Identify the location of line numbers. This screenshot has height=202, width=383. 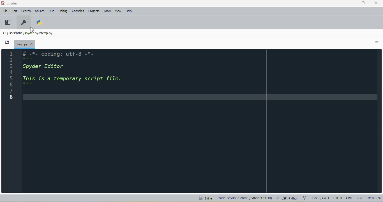
(11, 75).